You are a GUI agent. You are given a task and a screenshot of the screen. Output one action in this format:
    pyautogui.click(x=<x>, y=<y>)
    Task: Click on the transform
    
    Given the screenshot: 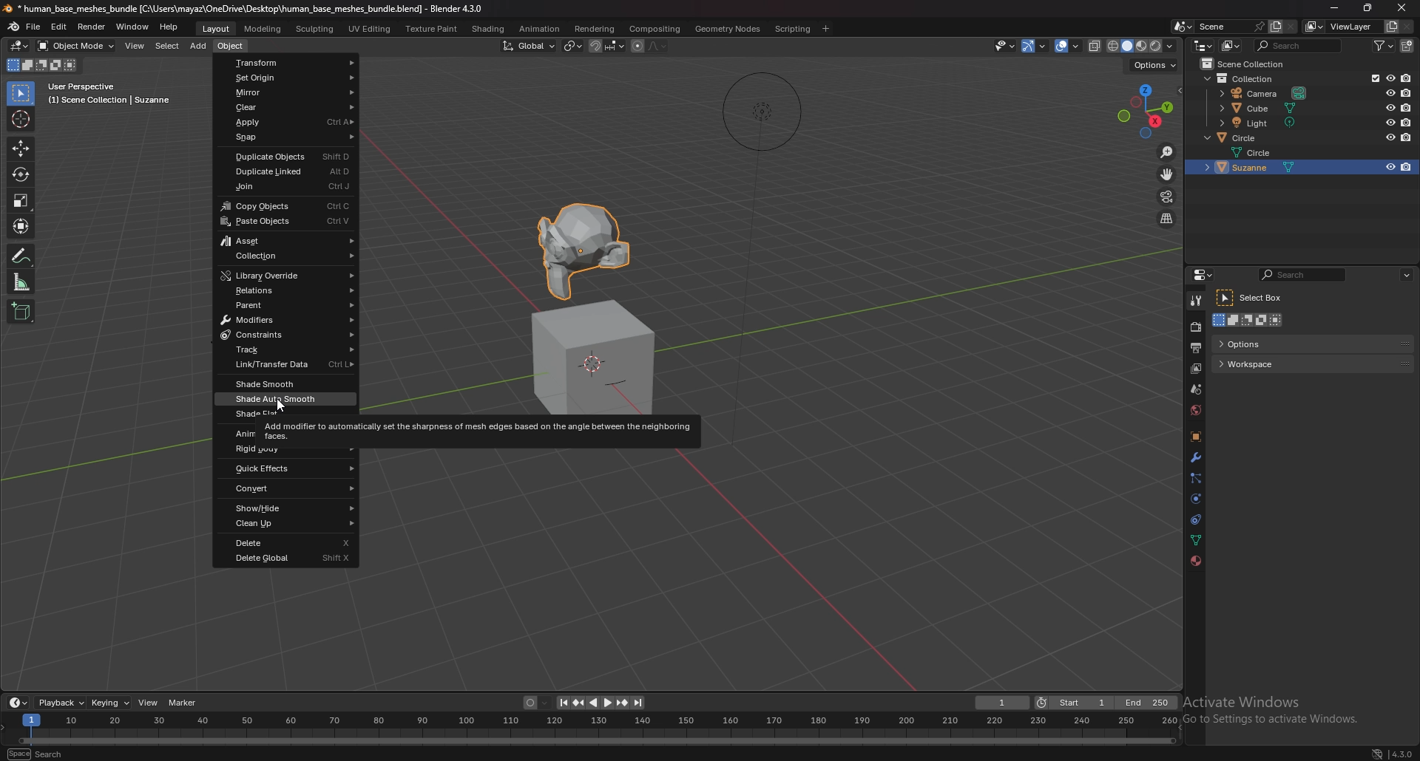 What is the action you would take?
    pyautogui.click(x=289, y=62)
    